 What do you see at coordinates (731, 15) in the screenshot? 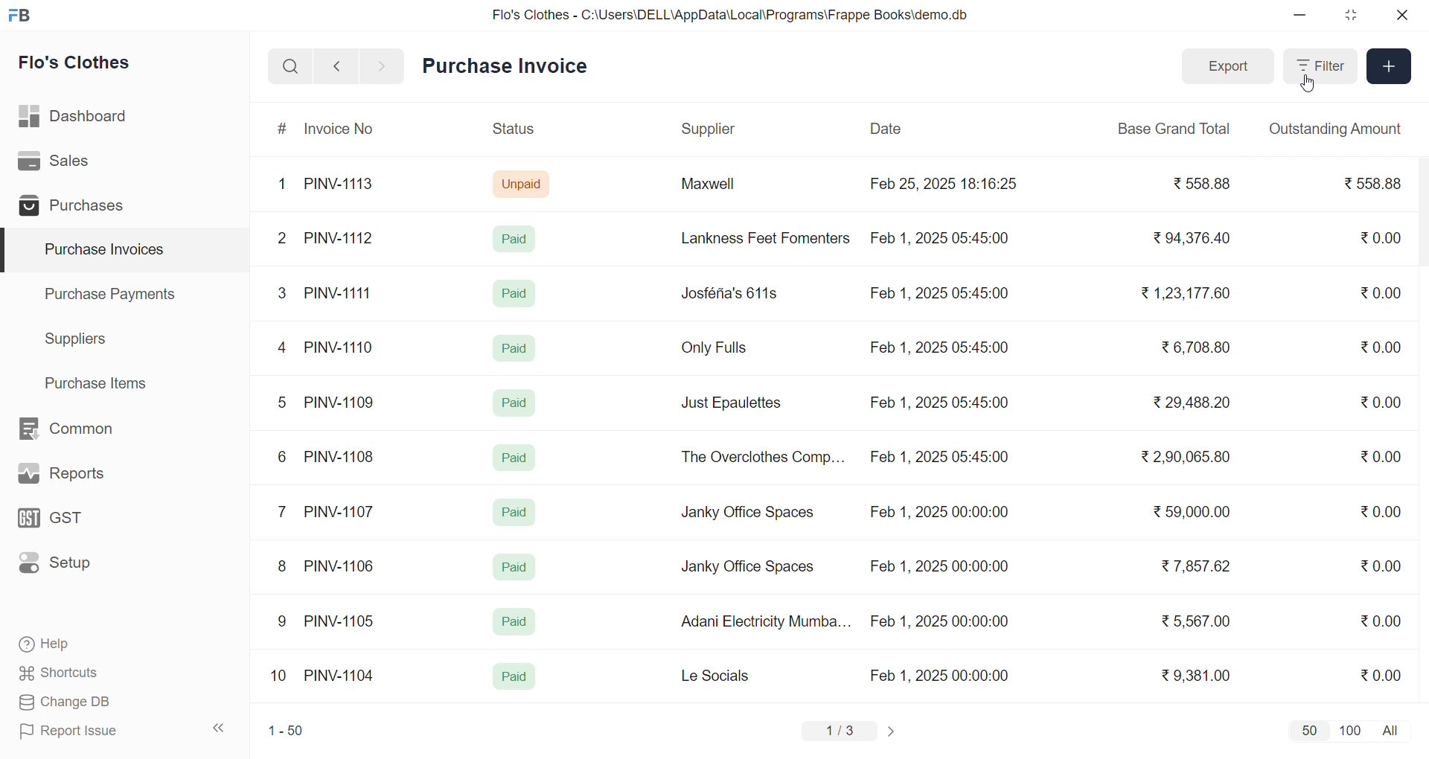
I see `Flo's Clothes - C:\Users\DELL\AppData\Local\Programs\Frappe Books\demo.db` at bounding box center [731, 15].